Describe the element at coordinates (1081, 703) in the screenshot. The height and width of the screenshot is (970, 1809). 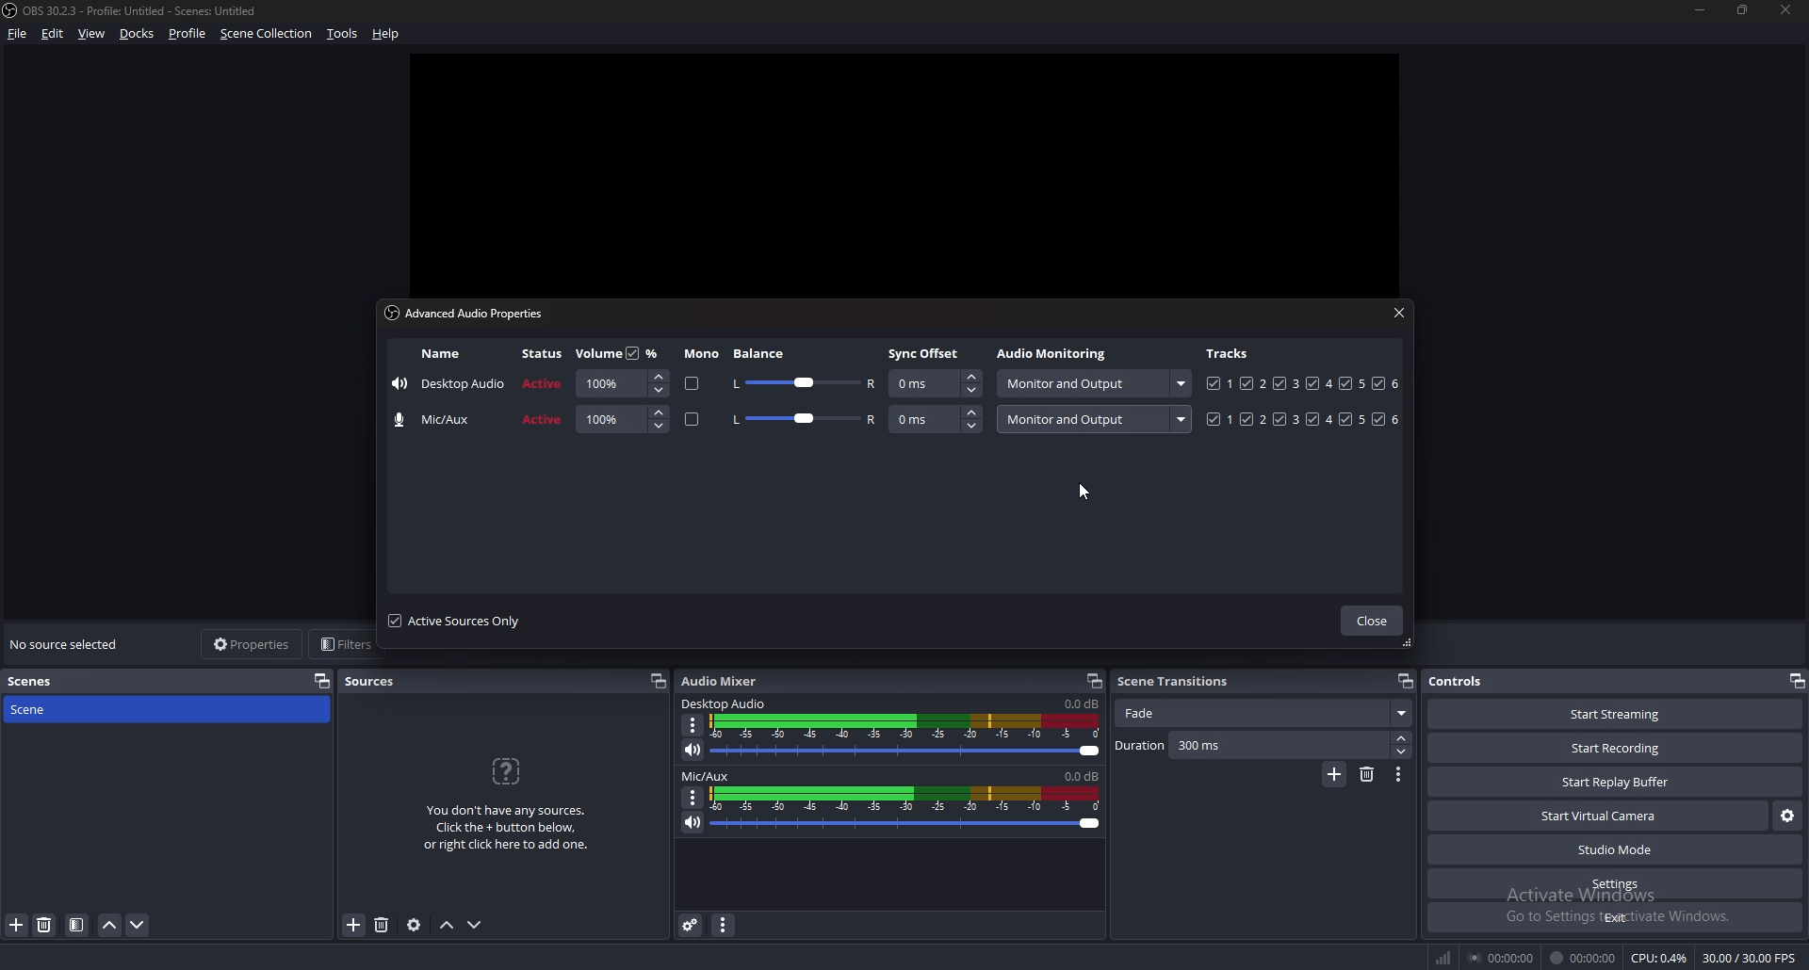
I see `volume level` at that location.